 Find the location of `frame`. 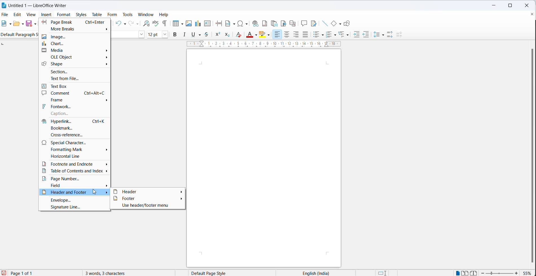

frame is located at coordinates (74, 101).